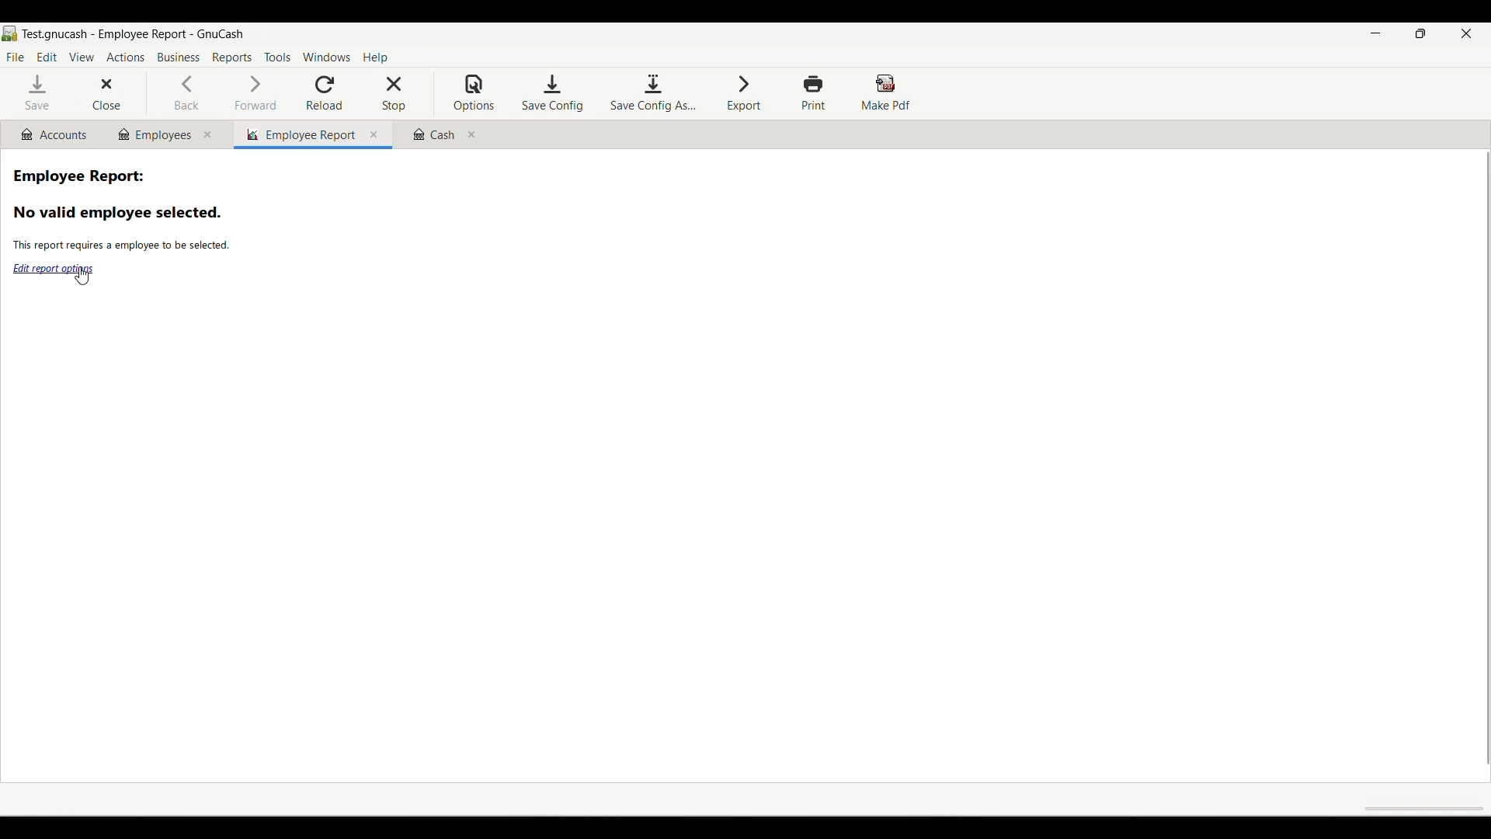 The height and width of the screenshot is (839, 1491). Describe the element at coordinates (376, 134) in the screenshot. I see `Close current tab` at that location.